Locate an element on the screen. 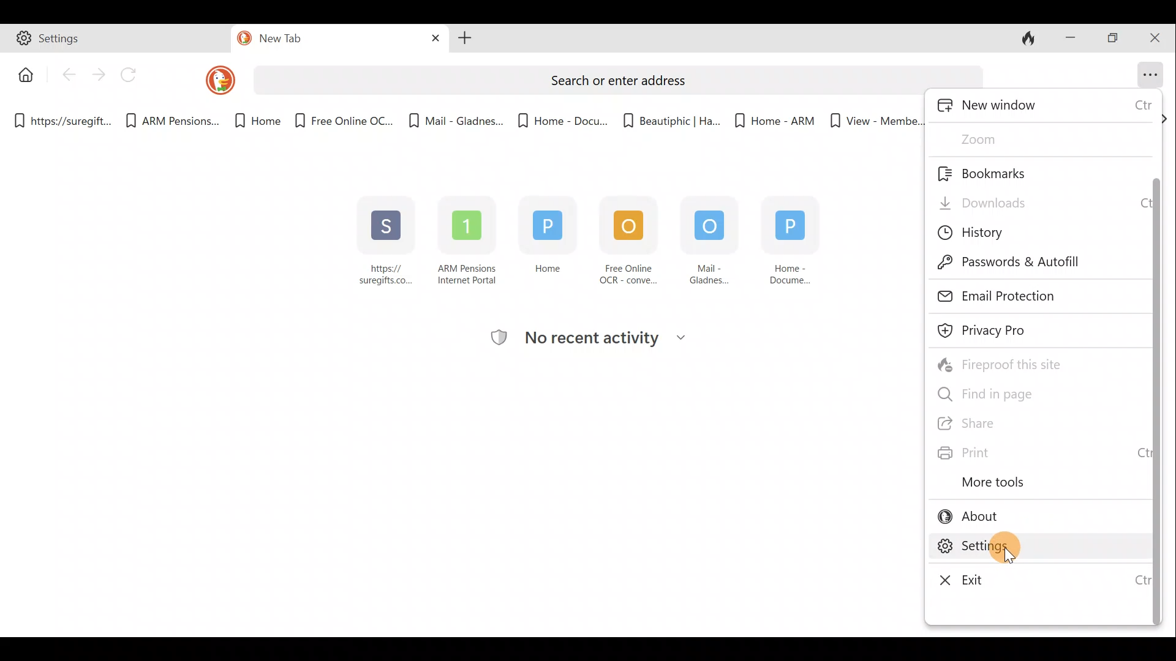  Bookmark 3 is located at coordinates (251, 121).